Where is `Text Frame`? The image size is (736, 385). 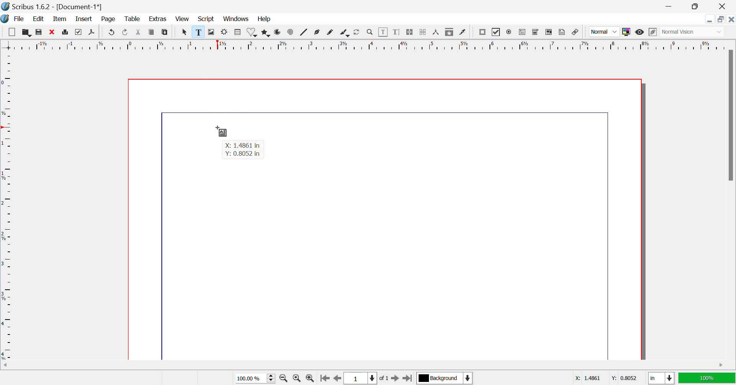
Text Frame is located at coordinates (199, 33).